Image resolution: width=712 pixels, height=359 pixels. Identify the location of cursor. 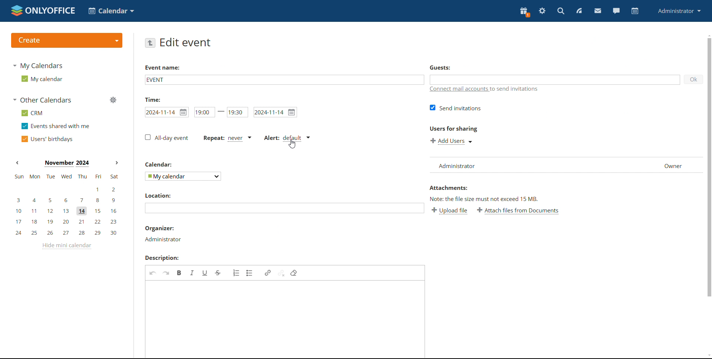
(293, 144).